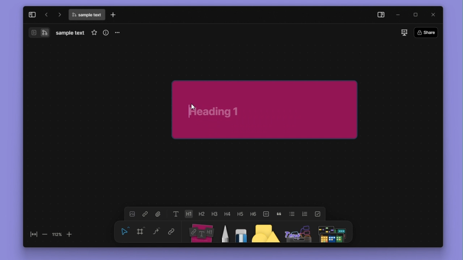 The width and height of the screenshot is (463, 260). I want to click on to do list, so click(318, 214).